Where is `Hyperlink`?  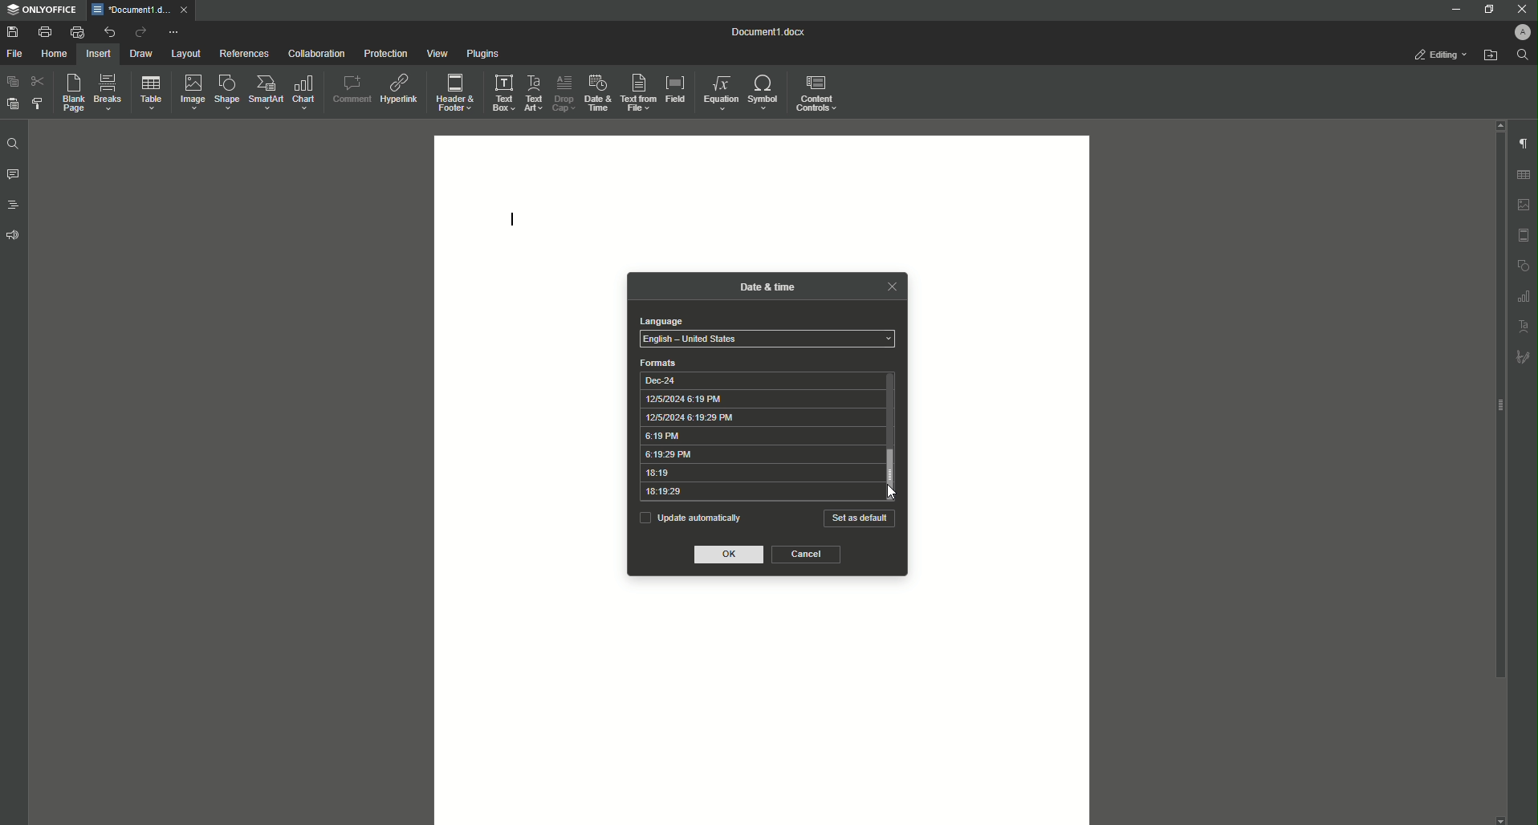 Hyperlink is located at coordinates (398, 86).